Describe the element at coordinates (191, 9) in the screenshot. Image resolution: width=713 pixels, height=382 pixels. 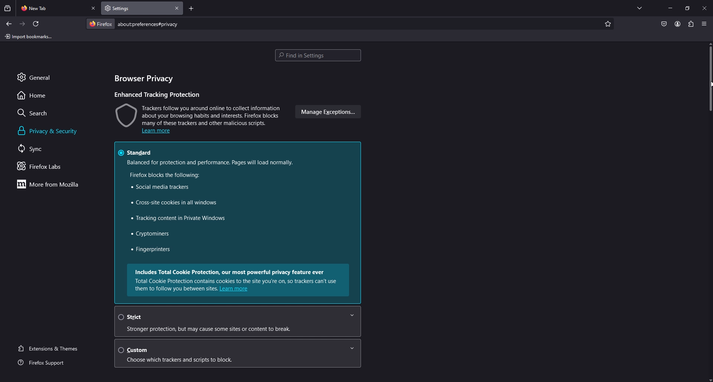
I see `add tab` at that location.